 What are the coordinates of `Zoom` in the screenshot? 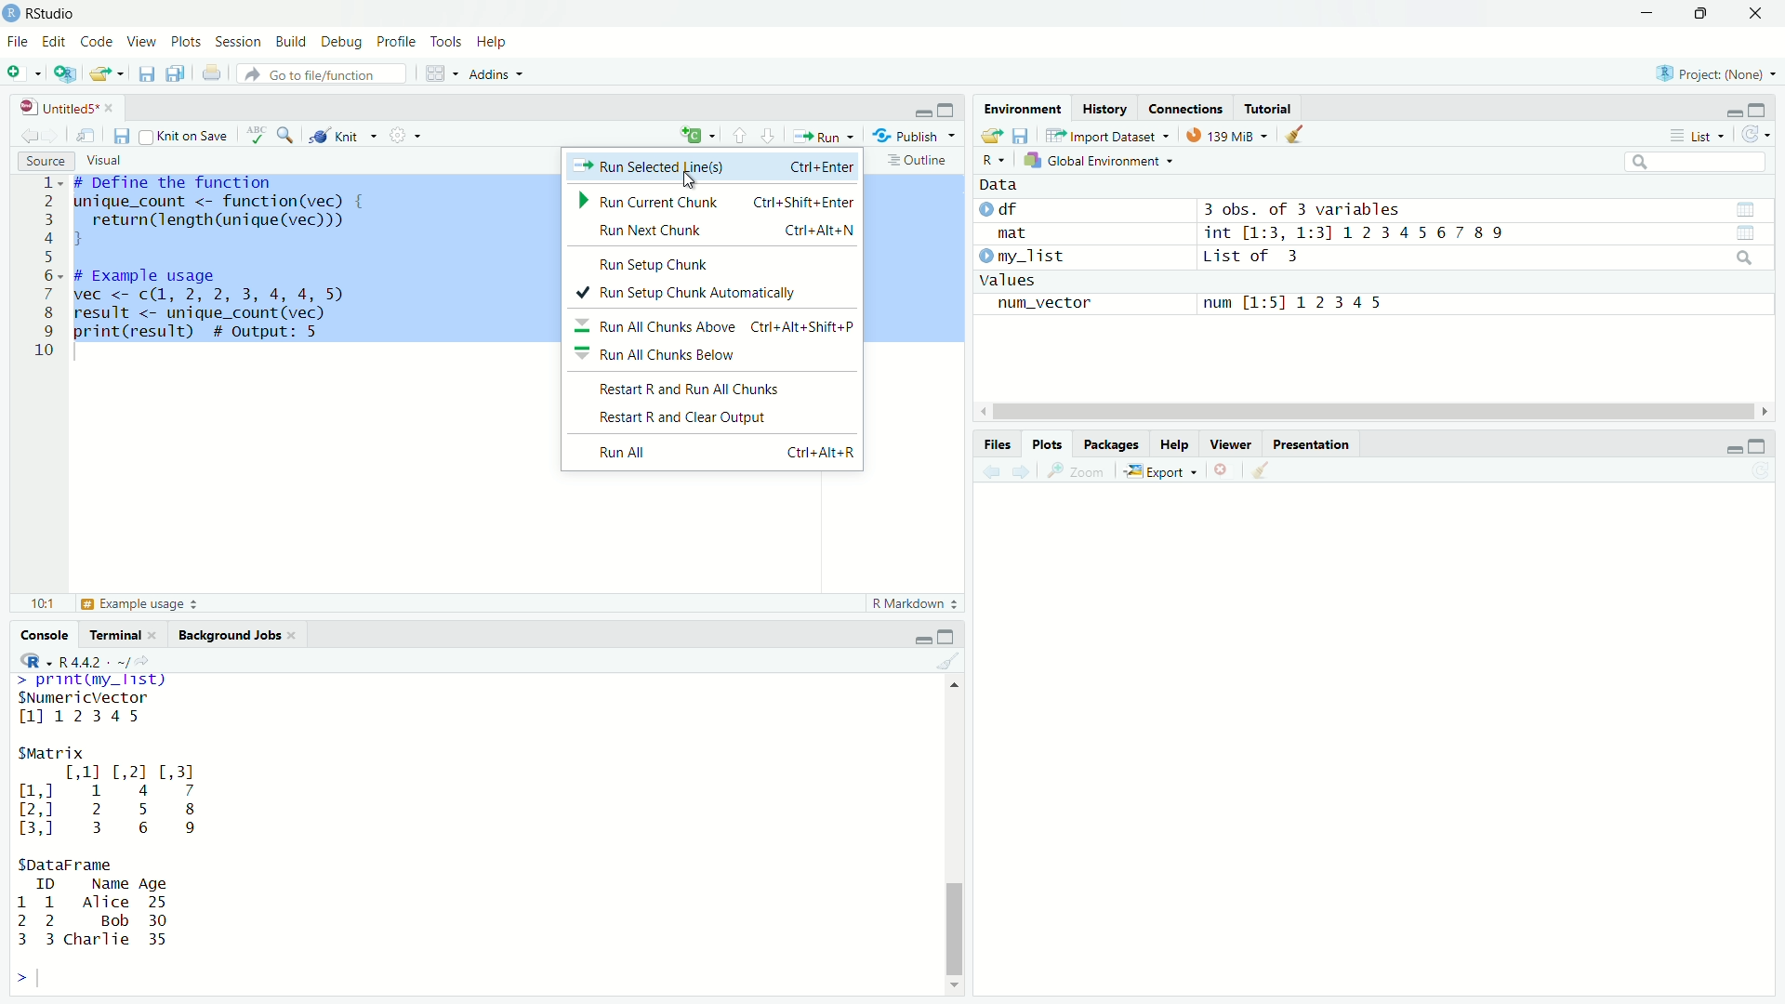 It's located at (1081, 471).